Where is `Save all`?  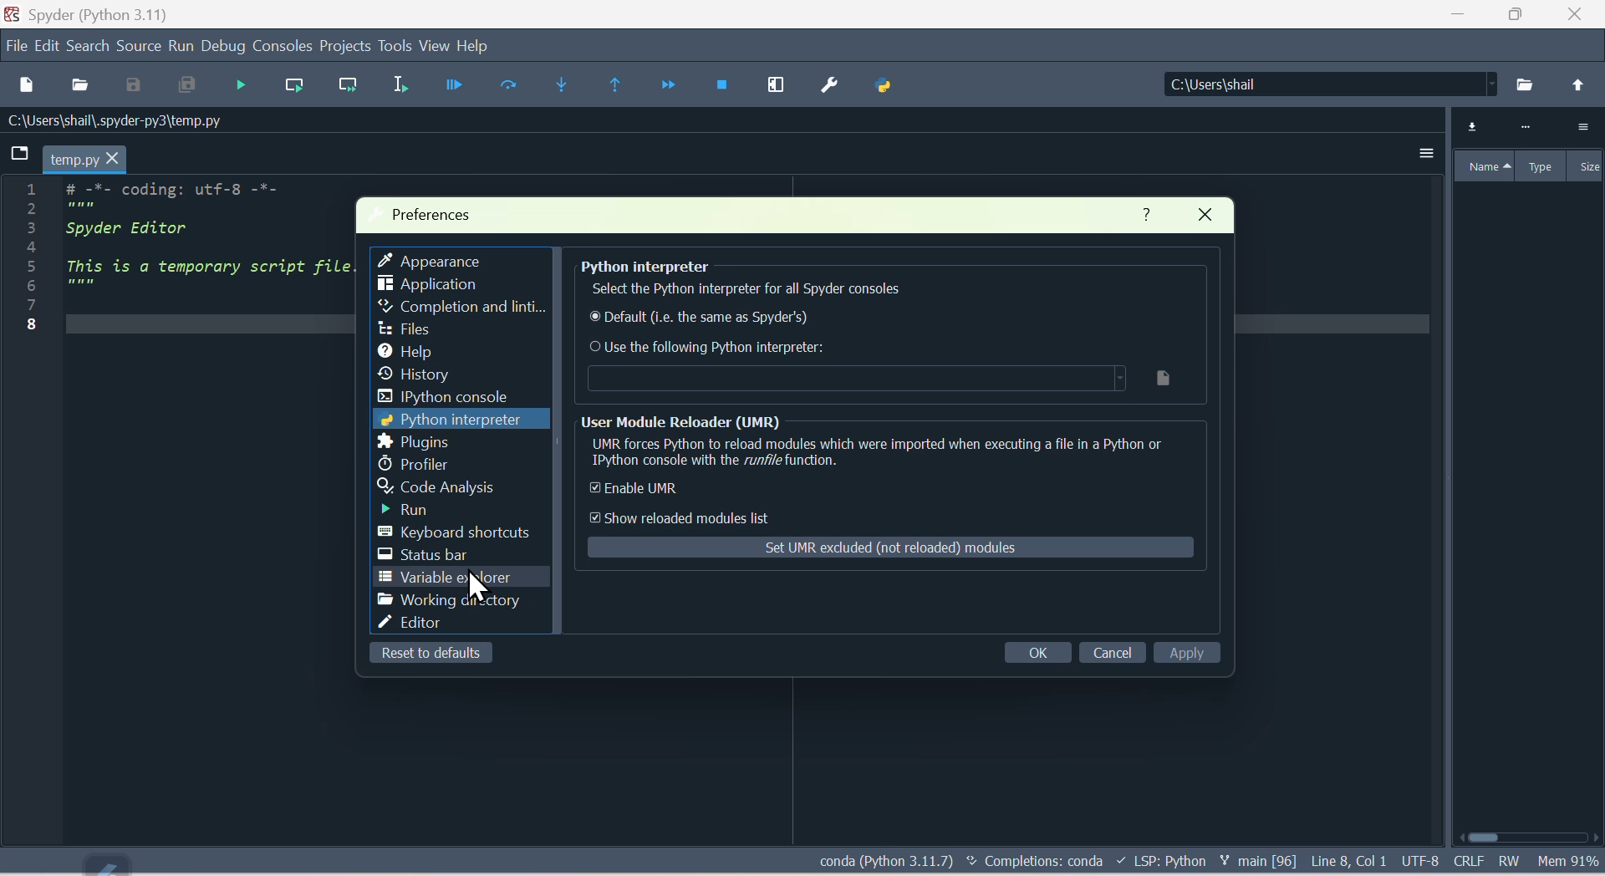 Save all is located at coordinates (183, 86).